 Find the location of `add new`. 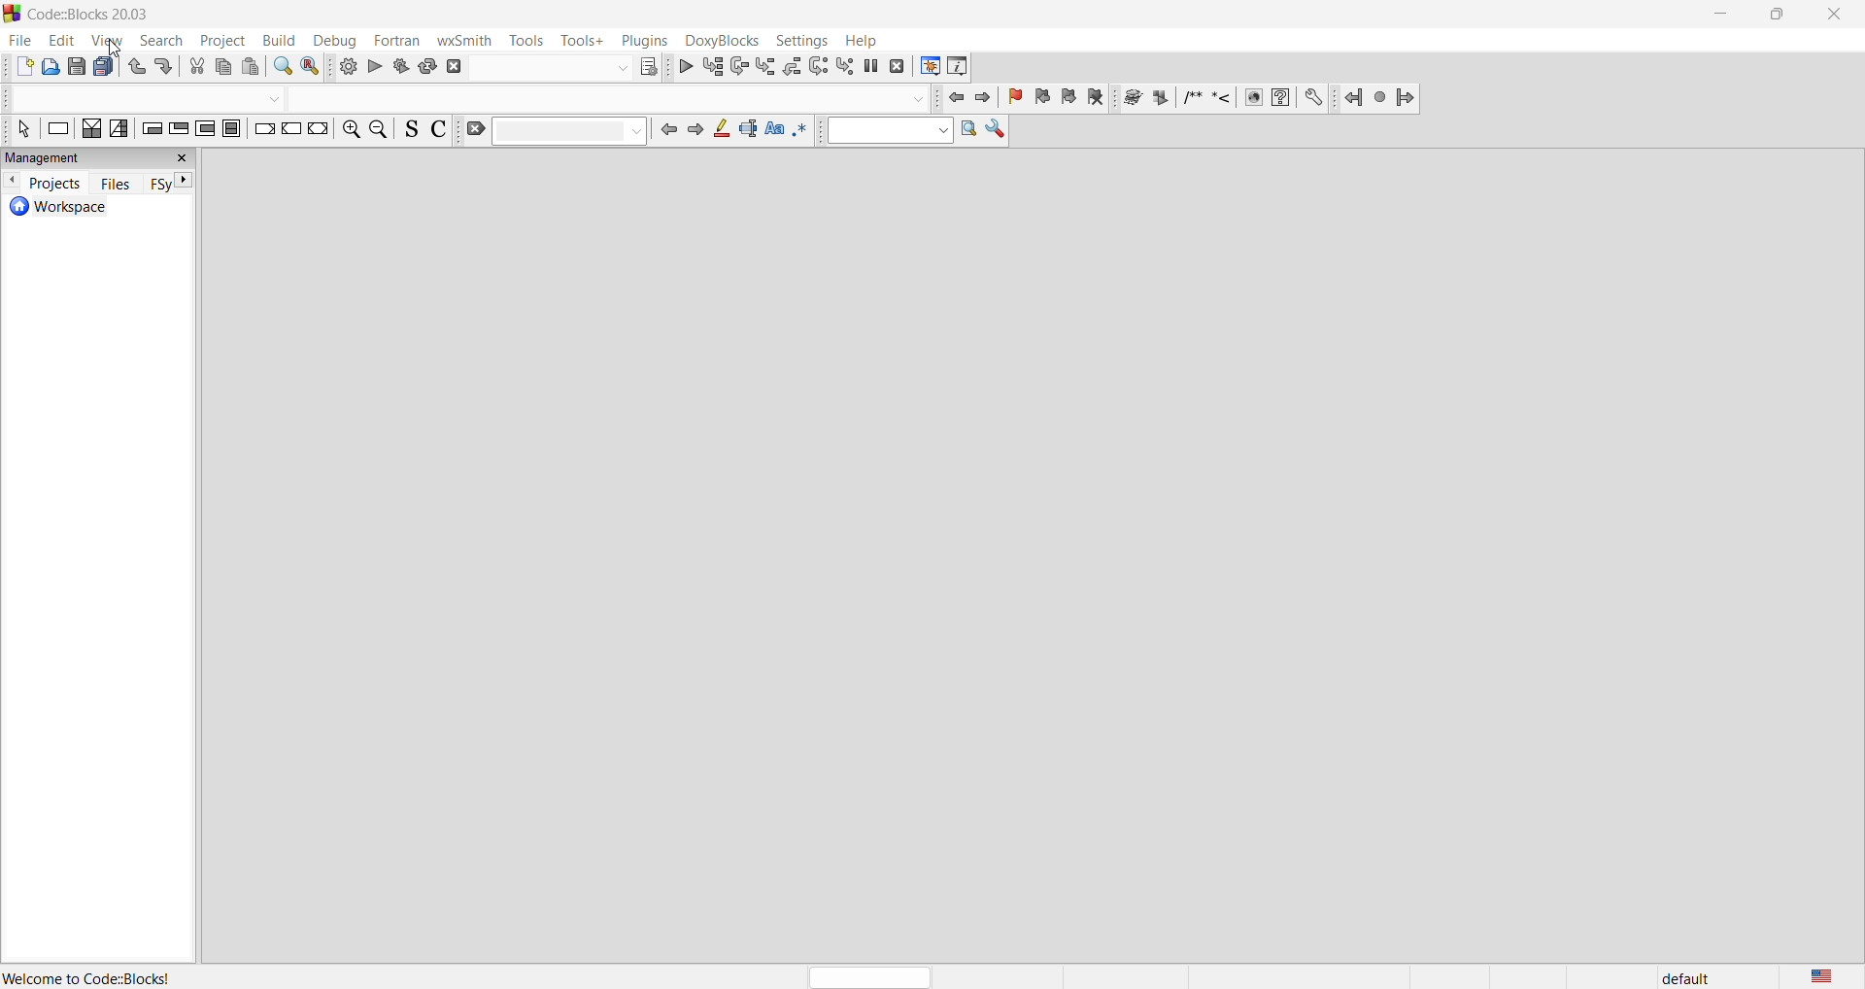

add new is located at coordinates (21, 68).